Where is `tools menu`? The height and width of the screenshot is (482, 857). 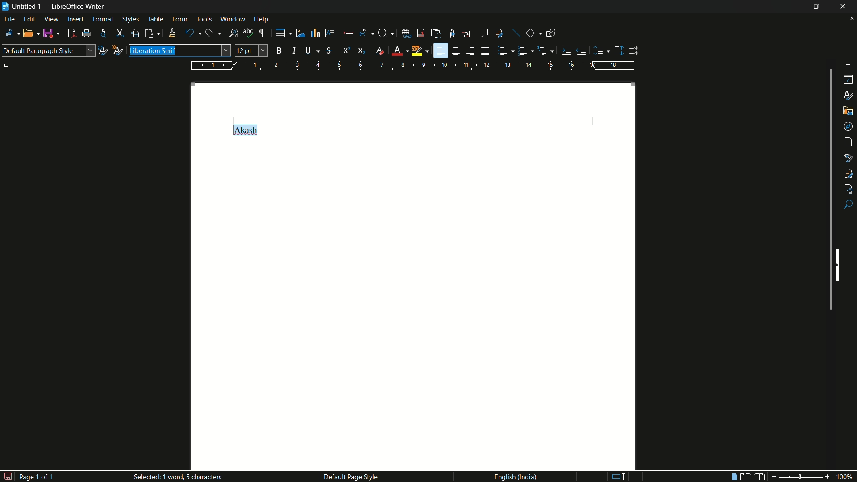 tools menu is located at coordinates (204, 19).